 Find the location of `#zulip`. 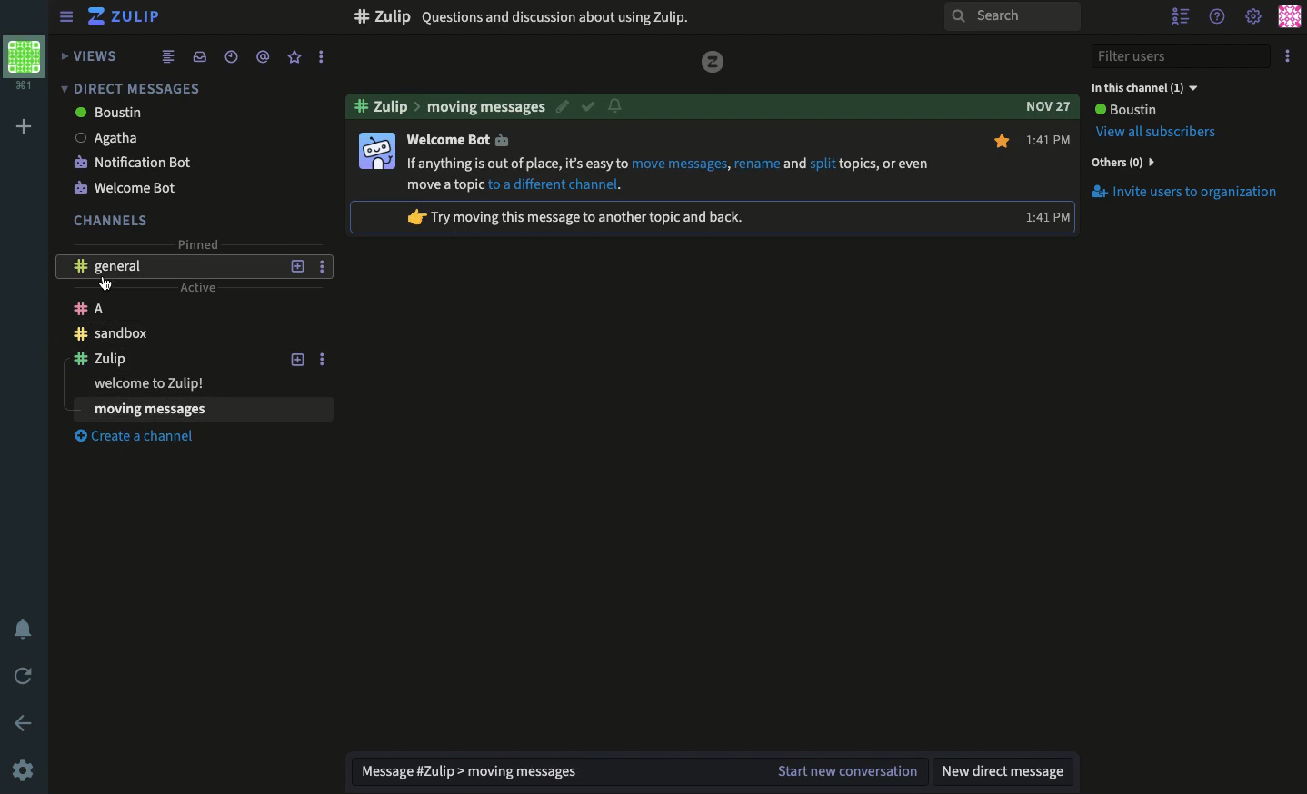

#zulip is located at coordinates (380, 107).